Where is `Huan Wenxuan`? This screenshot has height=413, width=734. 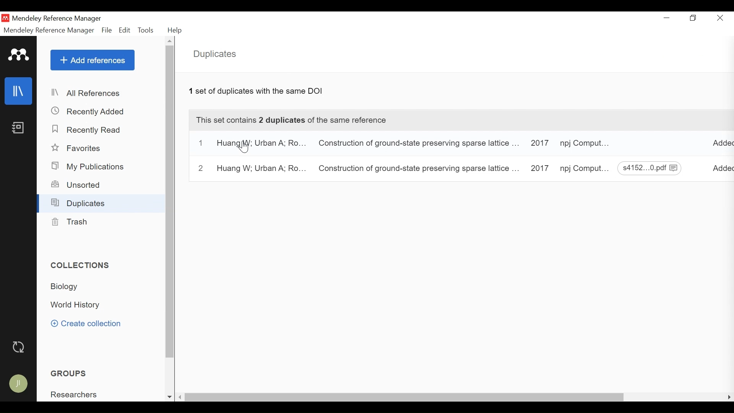 Huan Wenxuan is located at coordinates (258, 169).